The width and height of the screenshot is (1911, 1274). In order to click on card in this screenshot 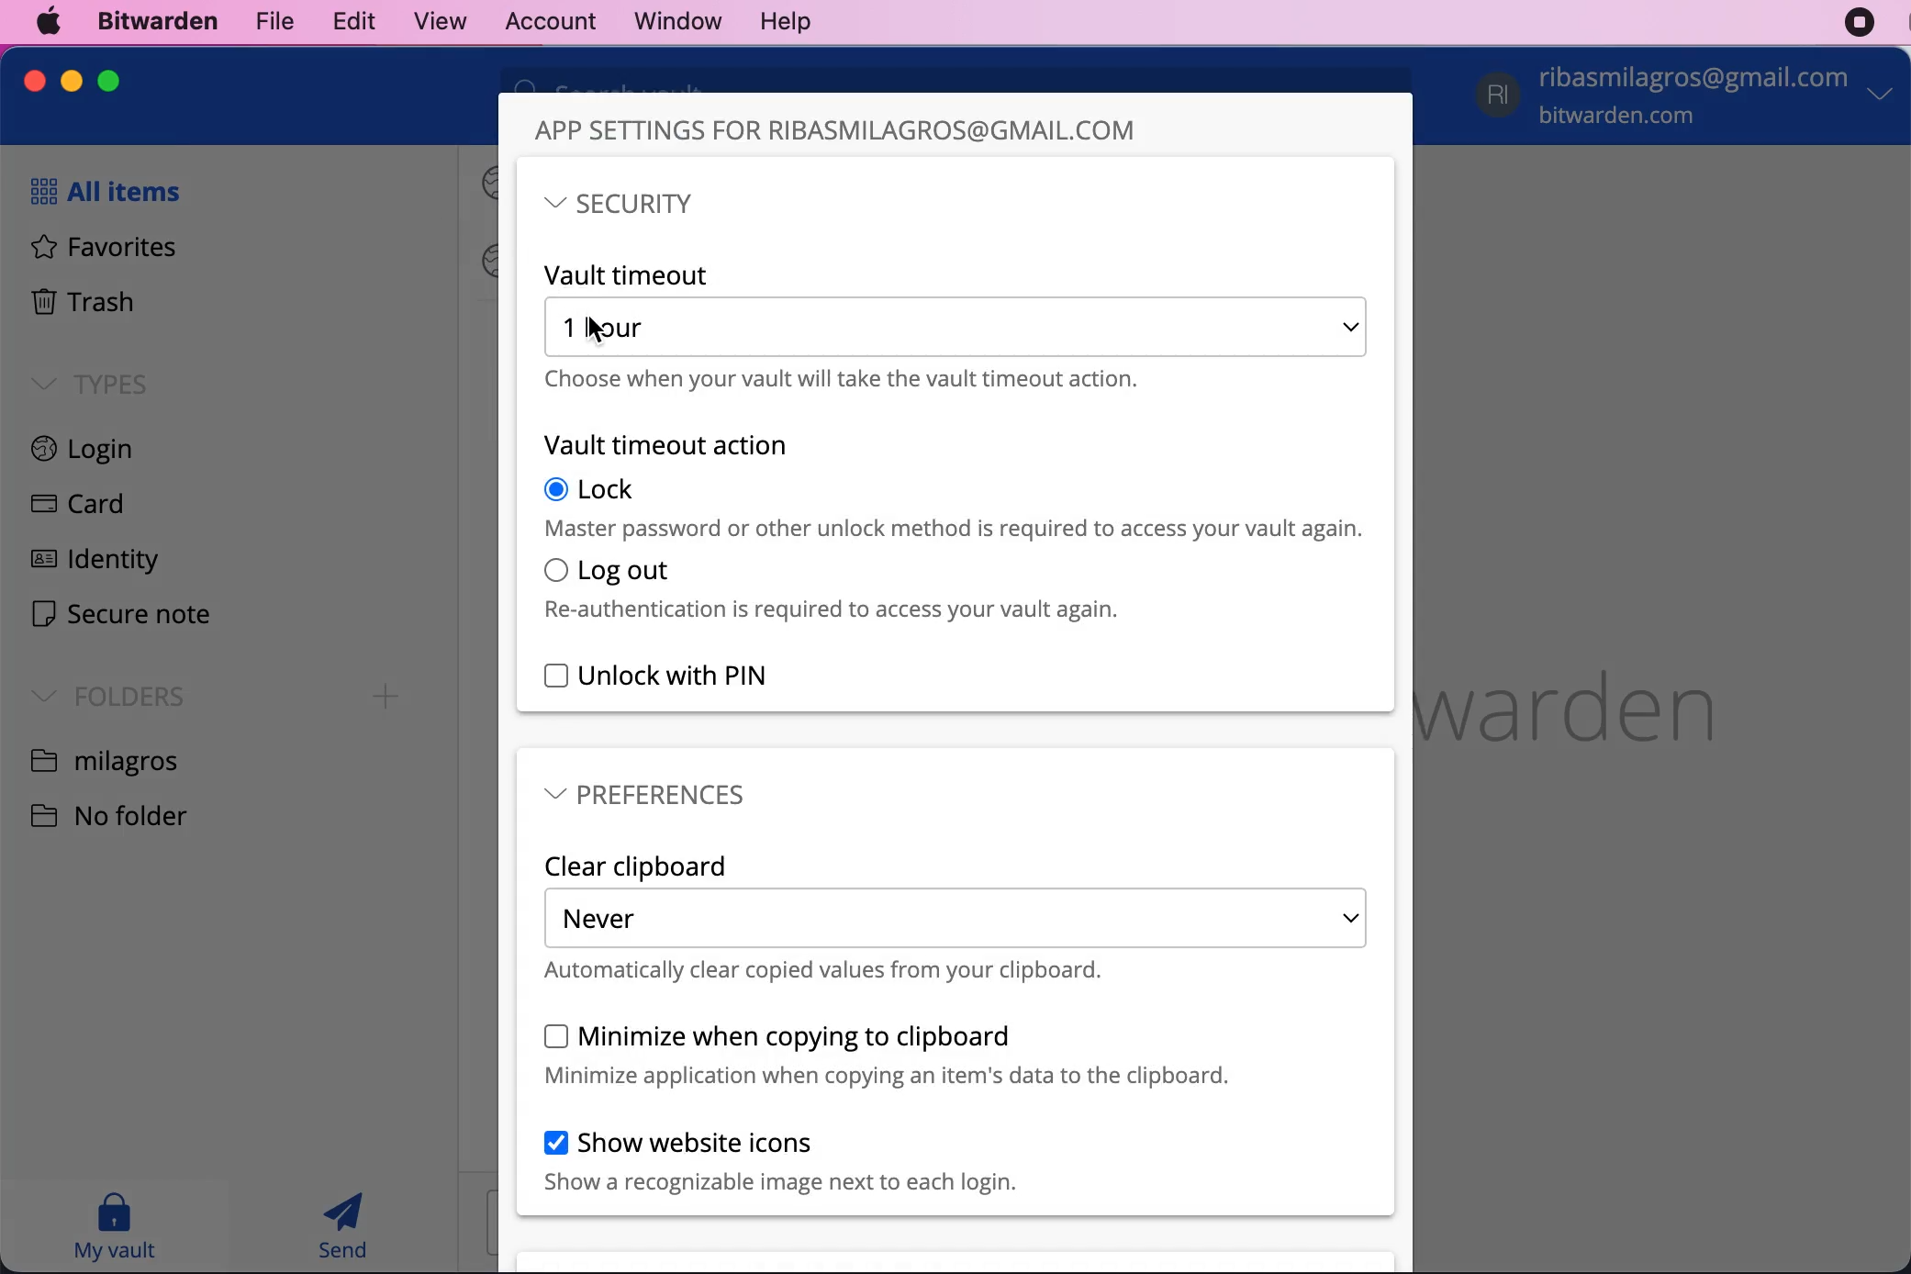, I will do `click(72, 507)`.